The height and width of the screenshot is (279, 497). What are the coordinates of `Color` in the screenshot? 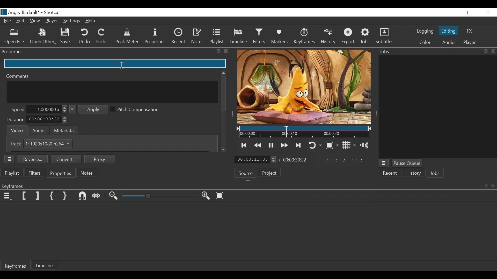 It's located at (425, 42).